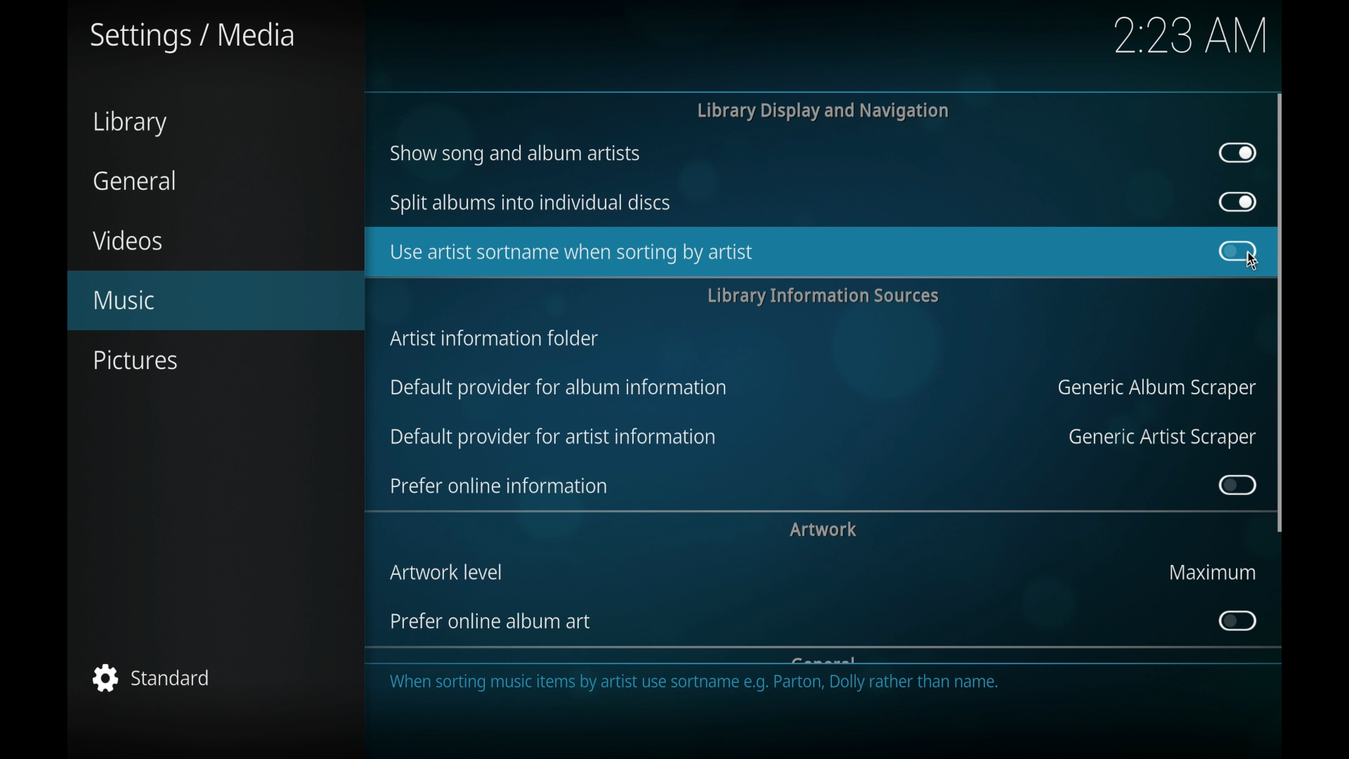  Describe the element at coordinates (516, 154) in the screenshot. I see `show song and album artists` at that location.